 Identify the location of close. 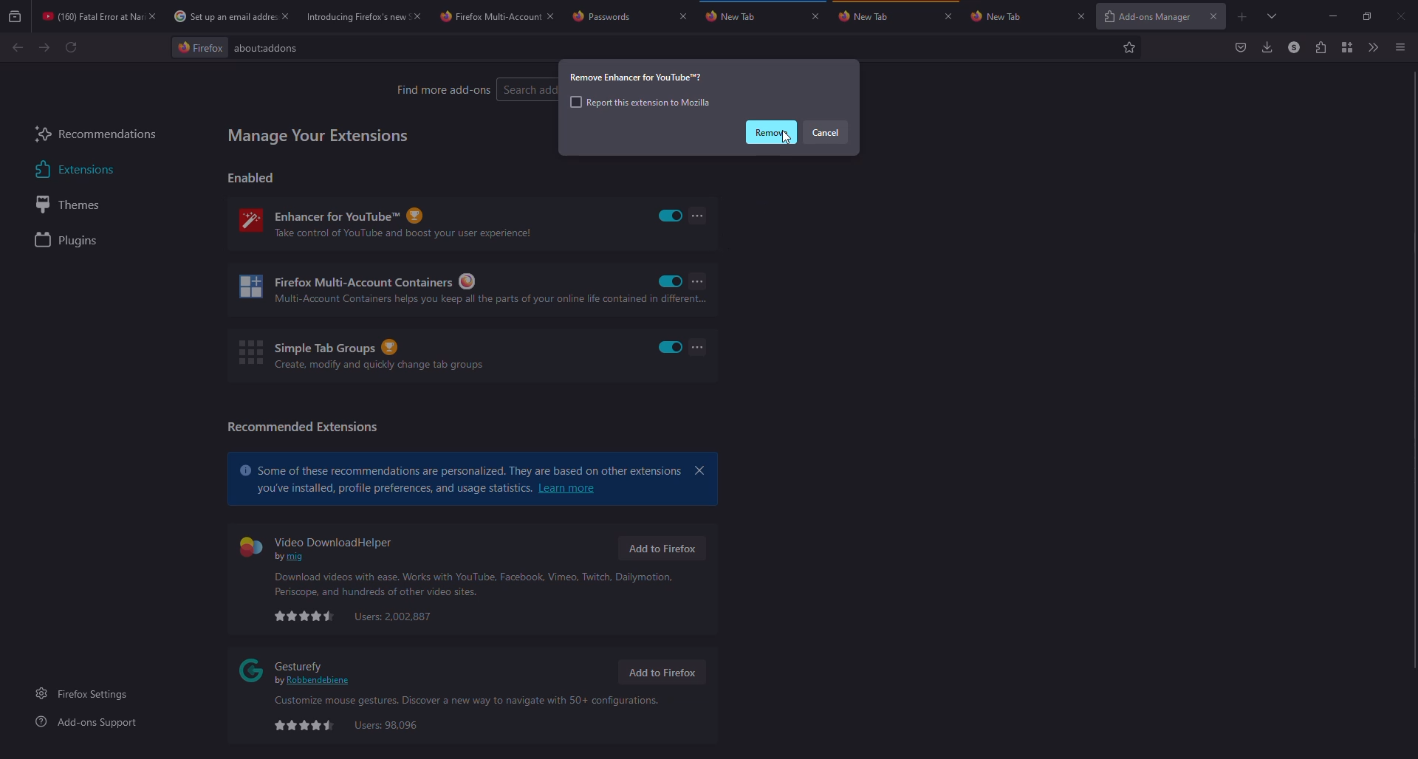
(682, 16).